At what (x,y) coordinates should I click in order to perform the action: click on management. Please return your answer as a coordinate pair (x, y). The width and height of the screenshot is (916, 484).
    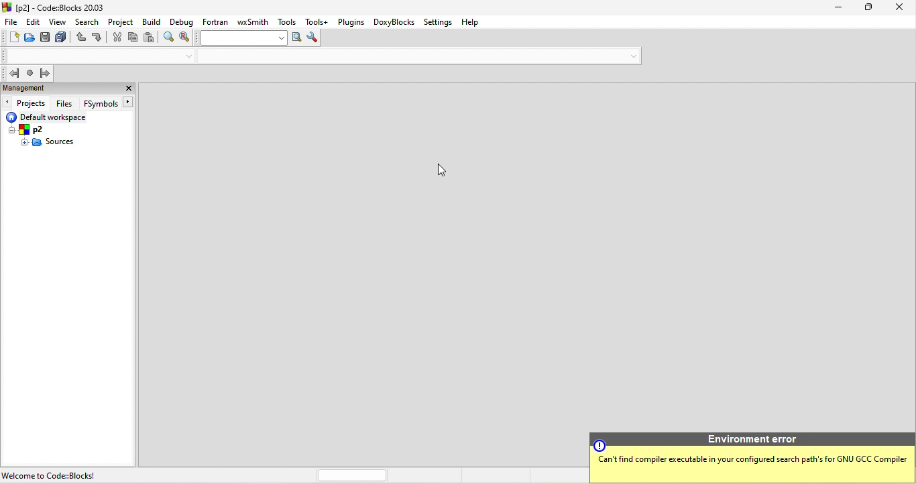
    Looking at the image, I should click on (56, 88).